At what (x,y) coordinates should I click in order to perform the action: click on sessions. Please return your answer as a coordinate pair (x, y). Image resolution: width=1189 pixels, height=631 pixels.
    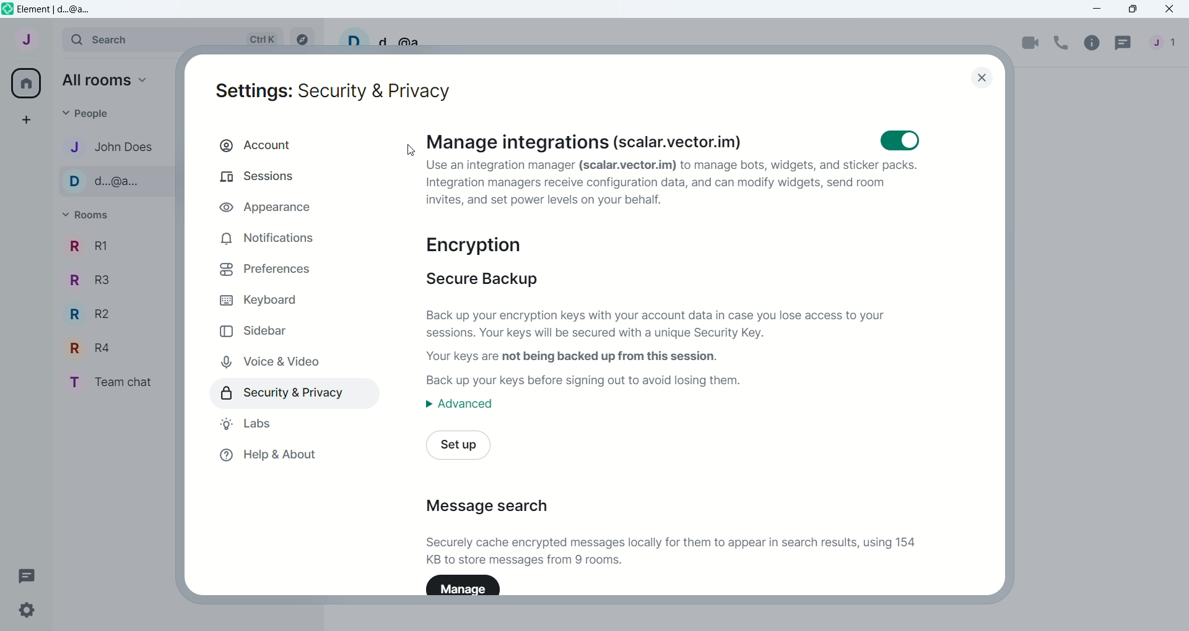
    Looking at the image, I should click on (258, 179).